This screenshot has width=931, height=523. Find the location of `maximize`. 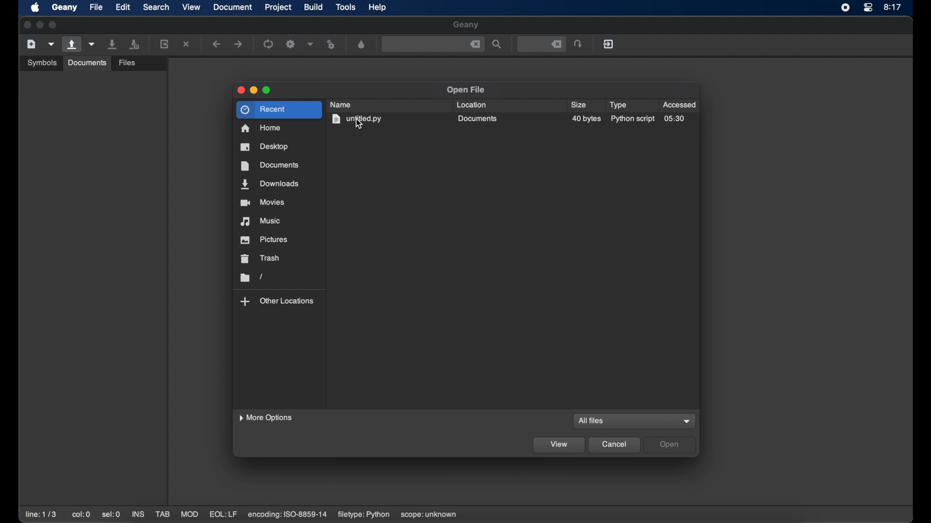

maximize is located at coordinates (267, 90).